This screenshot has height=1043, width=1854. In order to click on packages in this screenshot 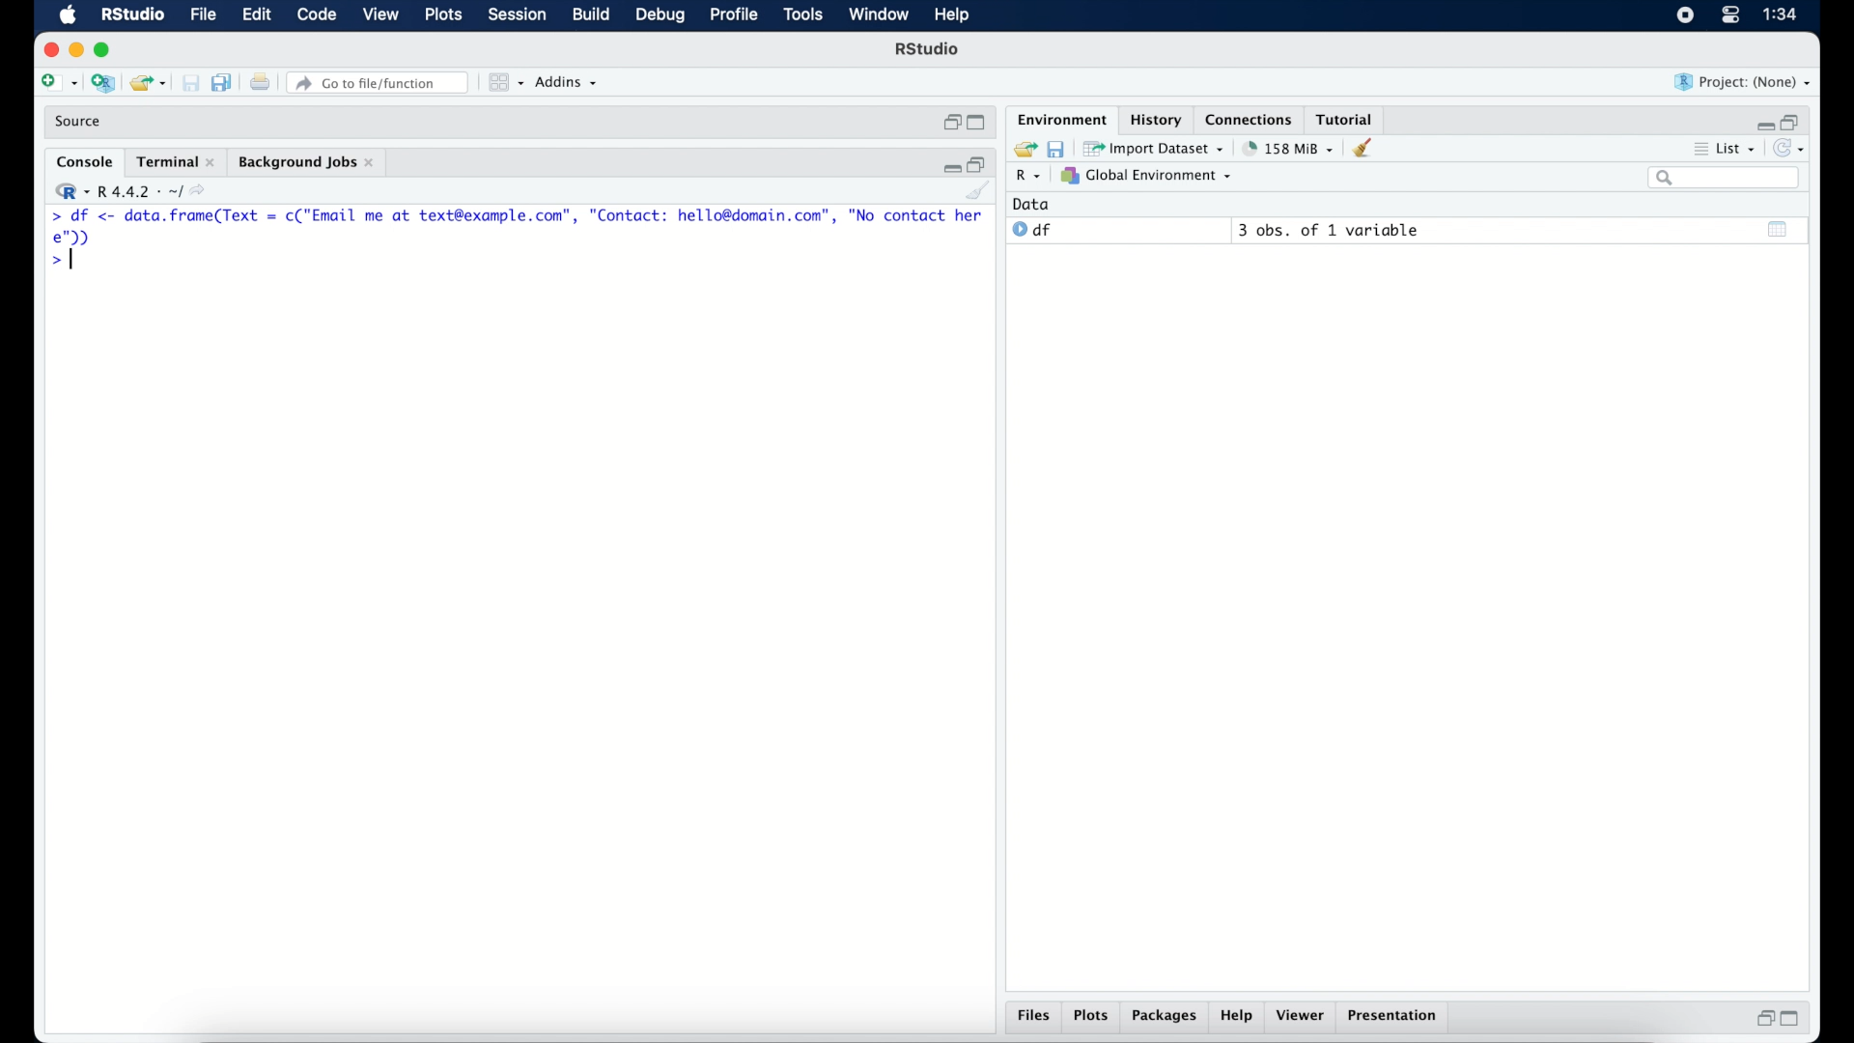, I will do `click(1164, 1017)`.